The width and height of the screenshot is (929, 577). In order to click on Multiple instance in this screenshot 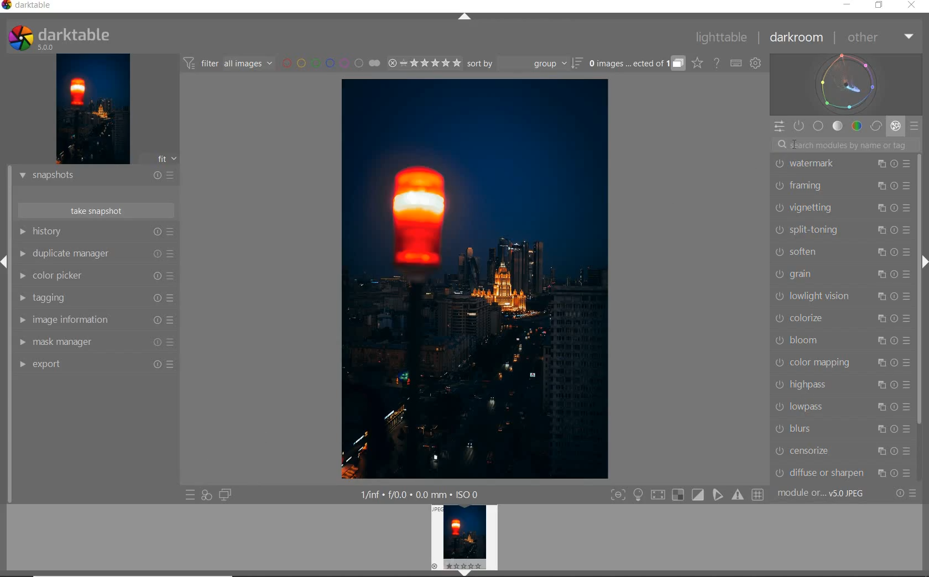, I will do `click(876, 230)`.